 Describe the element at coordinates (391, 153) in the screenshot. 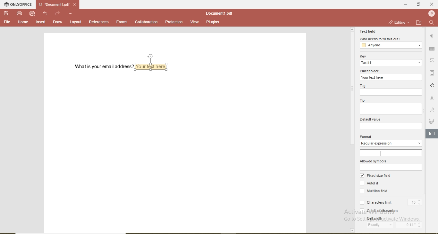

I see `.` at that location.